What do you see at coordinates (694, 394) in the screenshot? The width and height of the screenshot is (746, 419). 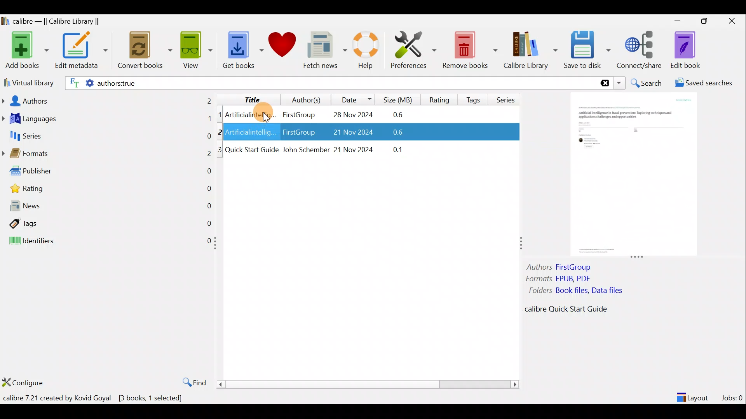 I see `Layout` at bounding box center [694, 394].